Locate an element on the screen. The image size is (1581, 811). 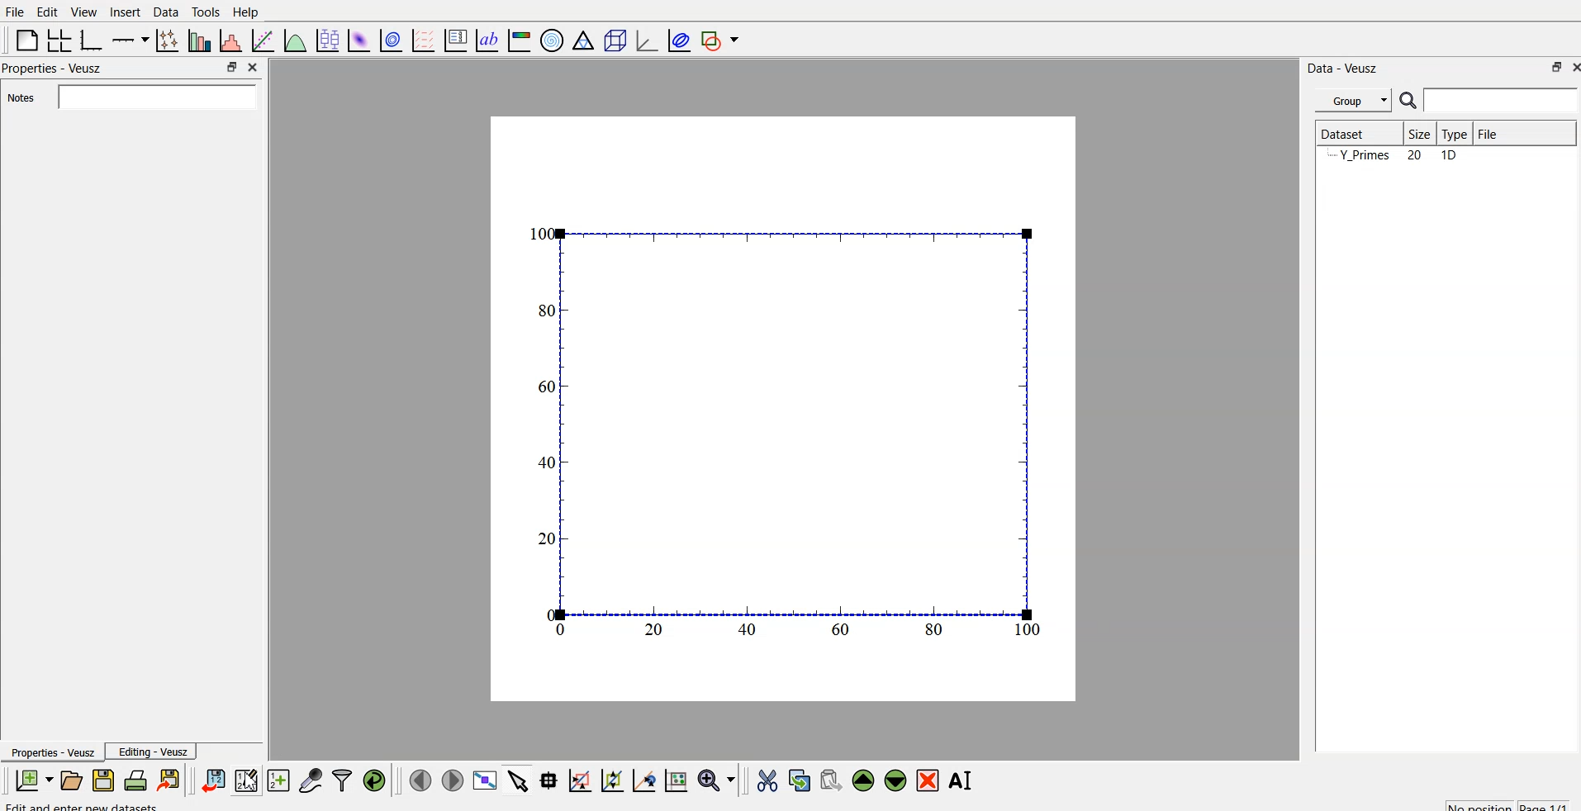
3D scene is located at coordinates (615, 42).